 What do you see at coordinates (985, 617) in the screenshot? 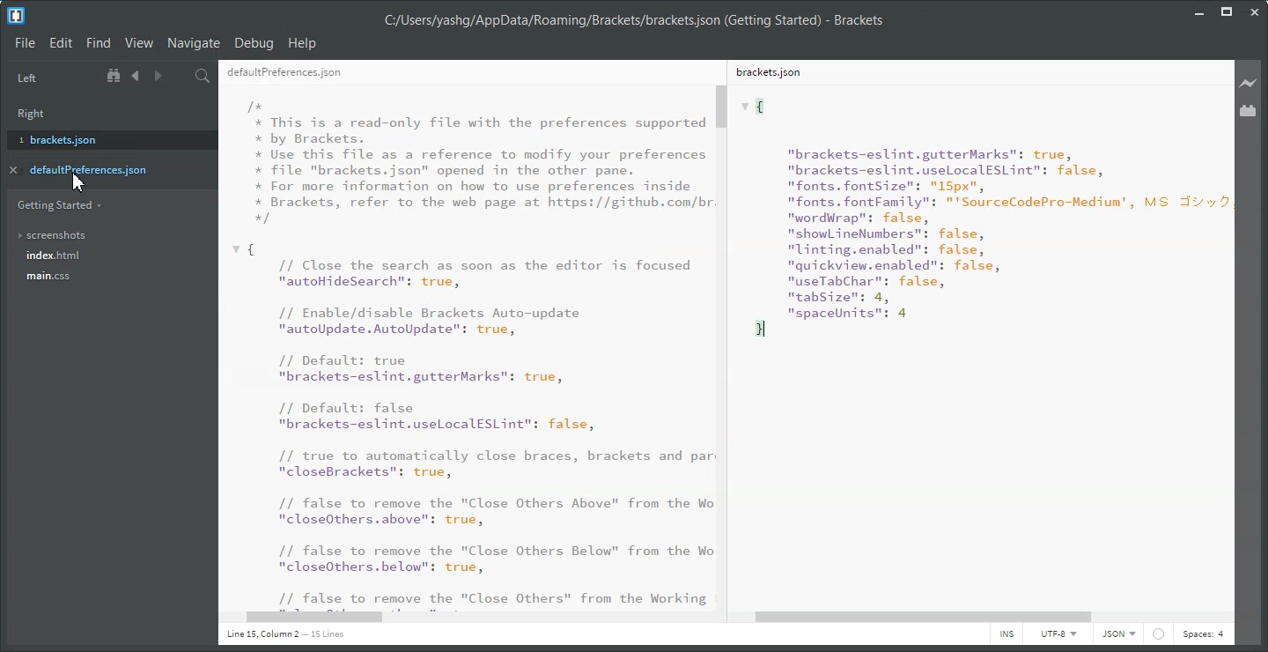
I see `Horizontal Scroll Bar` at bounding box center [985, 617].